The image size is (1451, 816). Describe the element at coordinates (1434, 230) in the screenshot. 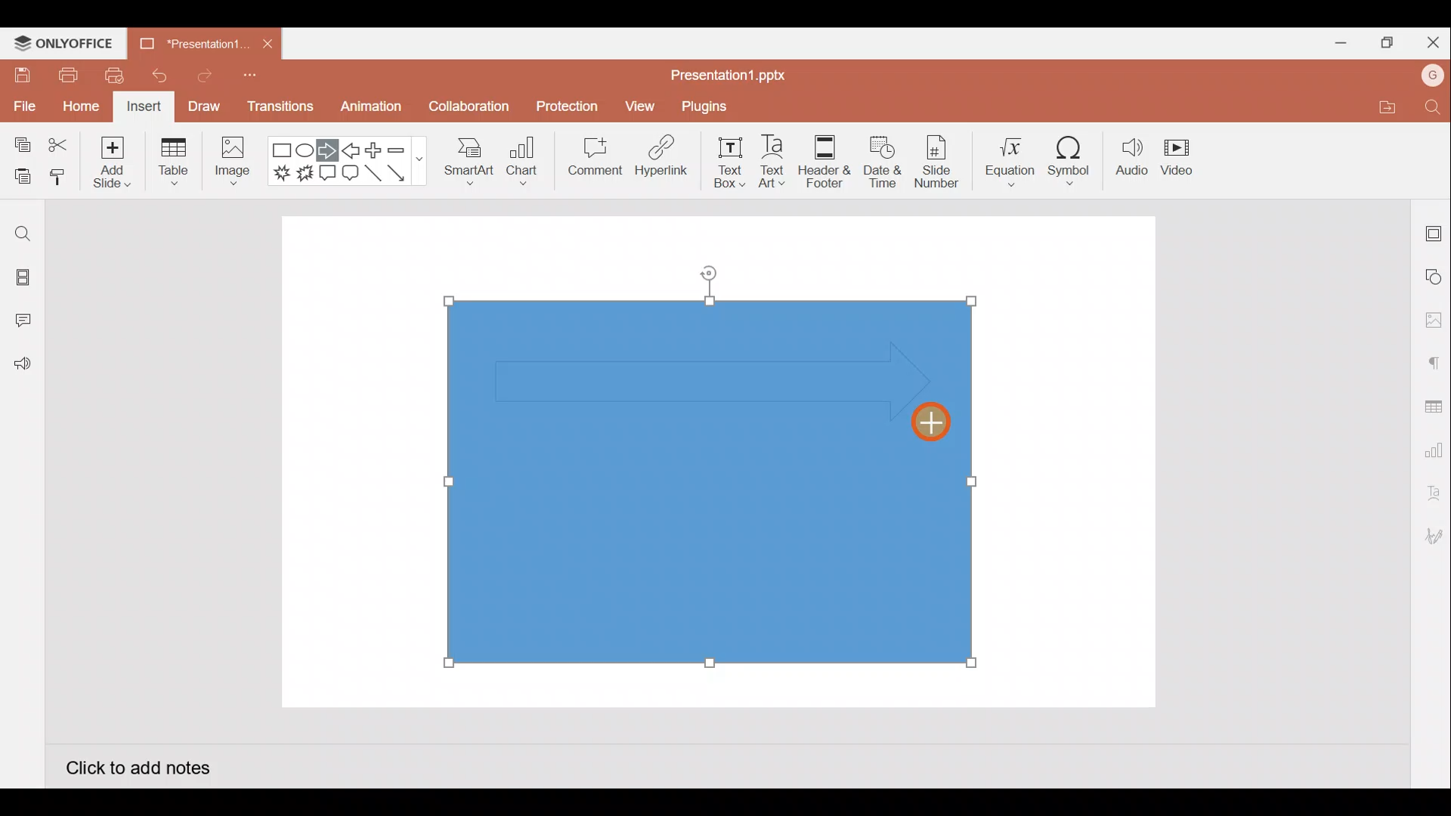

I see `Slide settings` at that location.